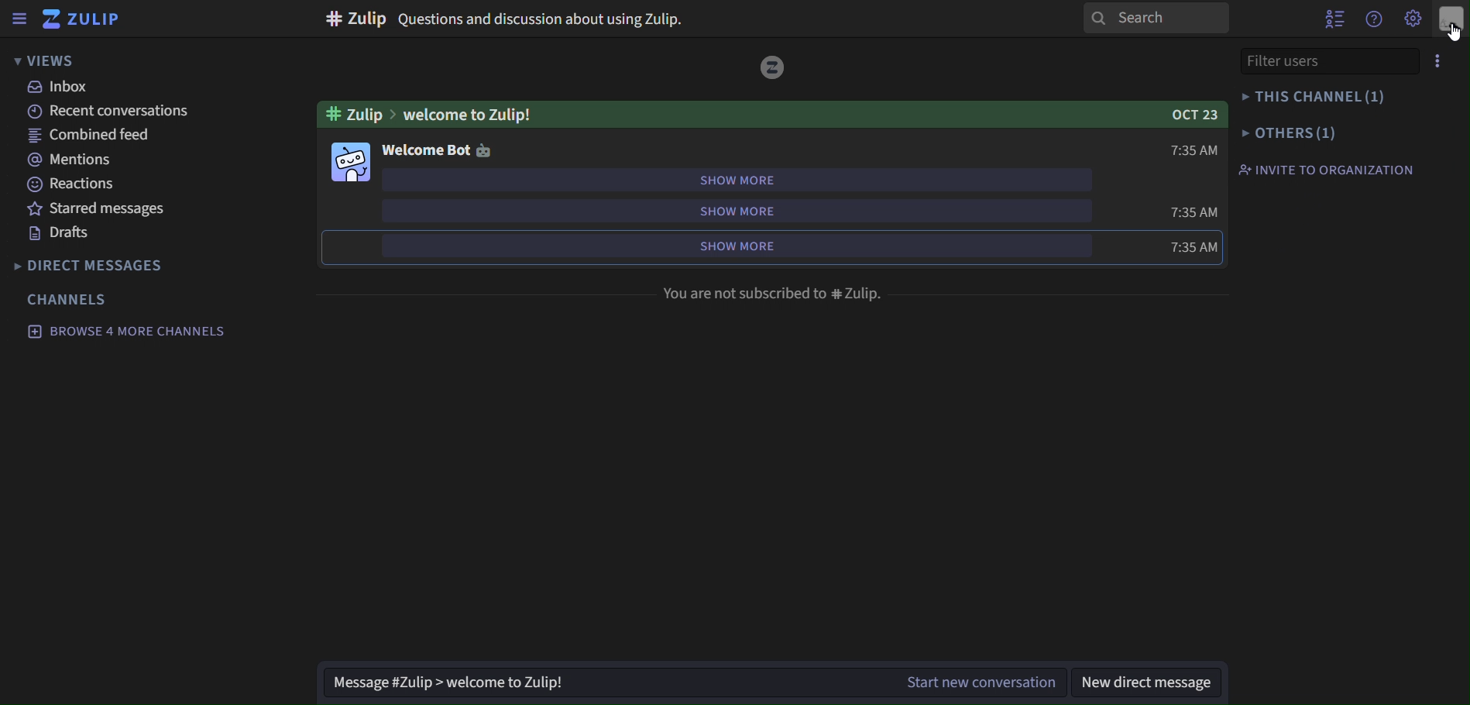  Describe the element at coordinates (1277, 63) in the screenshot. I see `filter users` at that location.